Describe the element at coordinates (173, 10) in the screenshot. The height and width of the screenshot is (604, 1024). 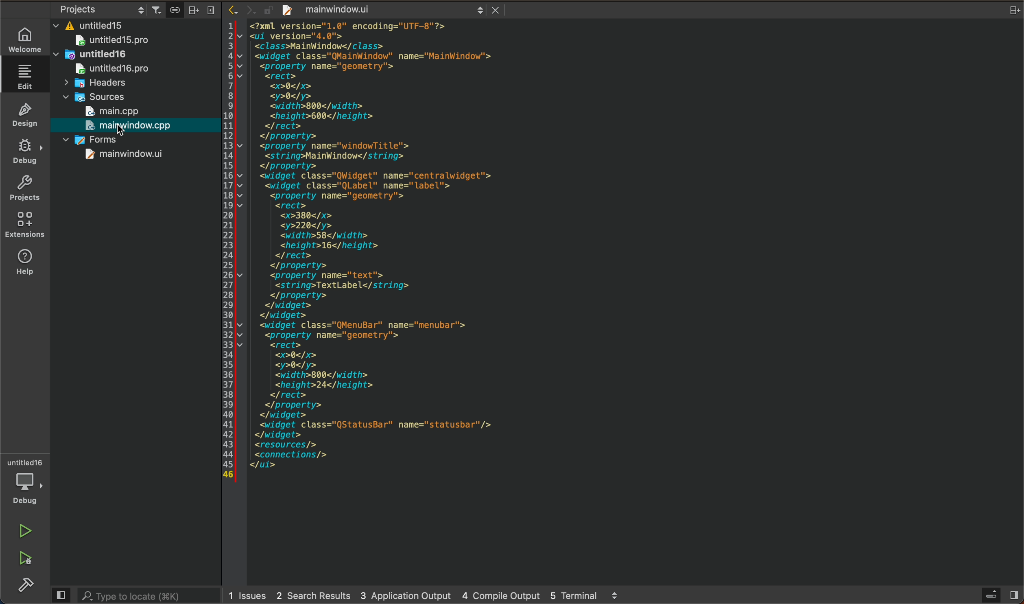
I see `attach` at that location.